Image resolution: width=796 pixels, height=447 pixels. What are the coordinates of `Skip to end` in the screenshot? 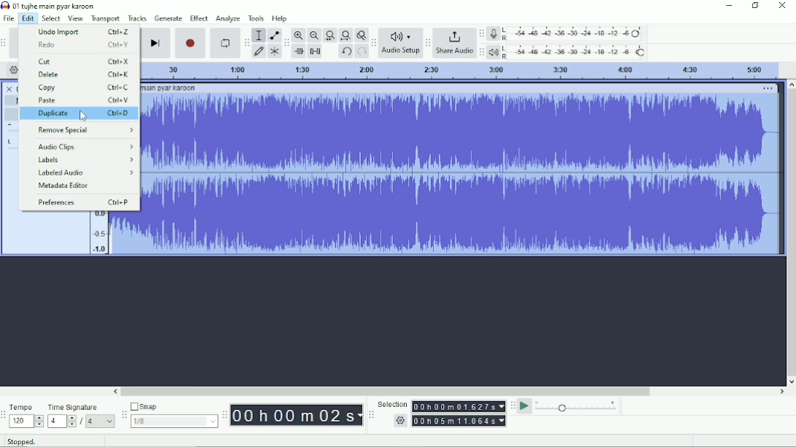 It's located at (155, 43).